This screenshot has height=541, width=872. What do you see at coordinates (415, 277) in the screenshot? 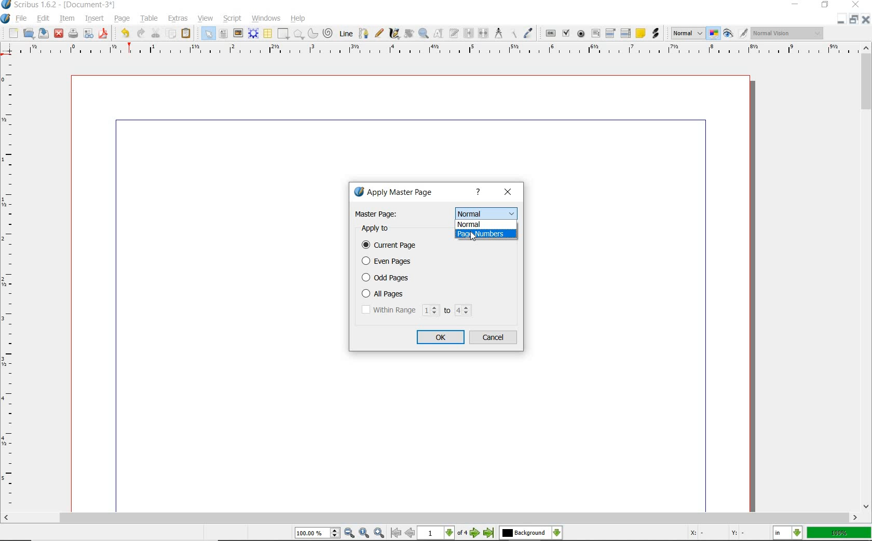
I see `odd pages` at bounding box center [415, 277].